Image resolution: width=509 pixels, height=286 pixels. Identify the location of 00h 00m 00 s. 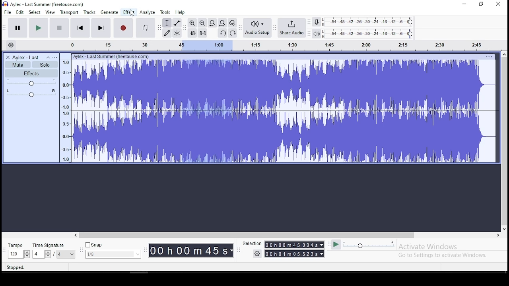
(190, 249).